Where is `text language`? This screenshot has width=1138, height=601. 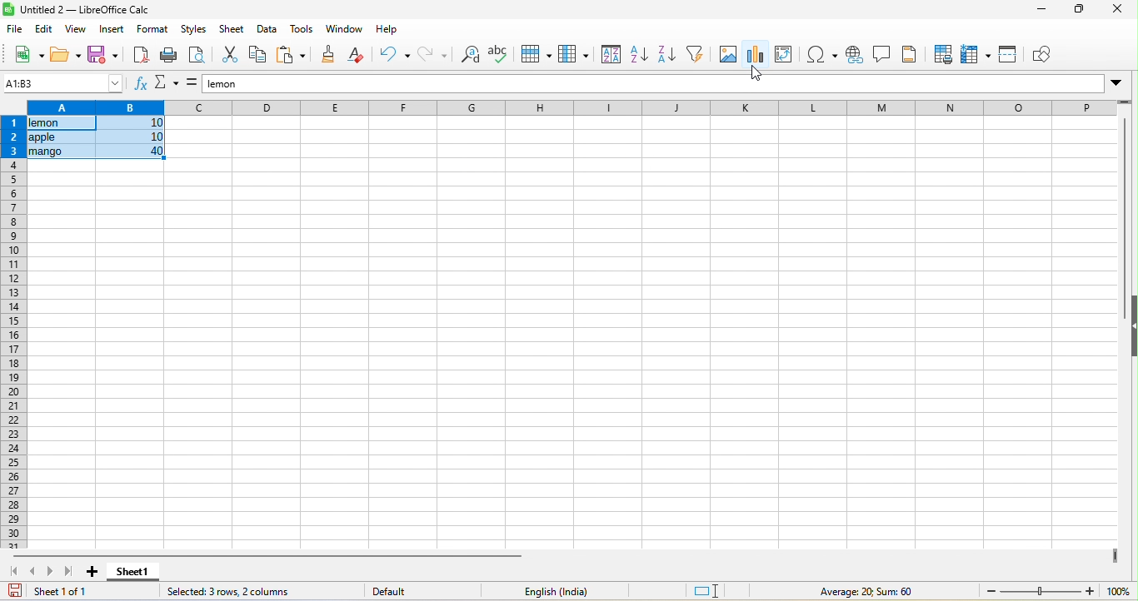 text language is located at coordinates (532, 591).